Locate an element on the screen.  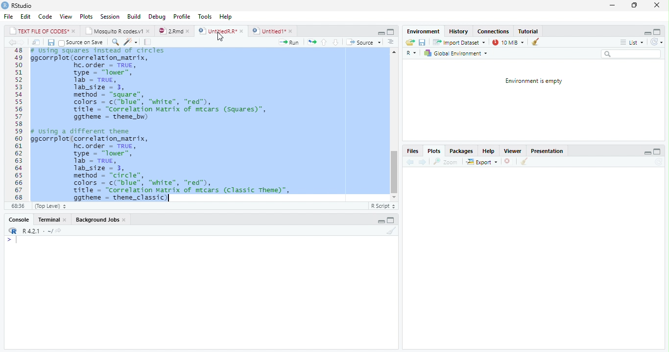
Plots is located at coordinates (435, 151).